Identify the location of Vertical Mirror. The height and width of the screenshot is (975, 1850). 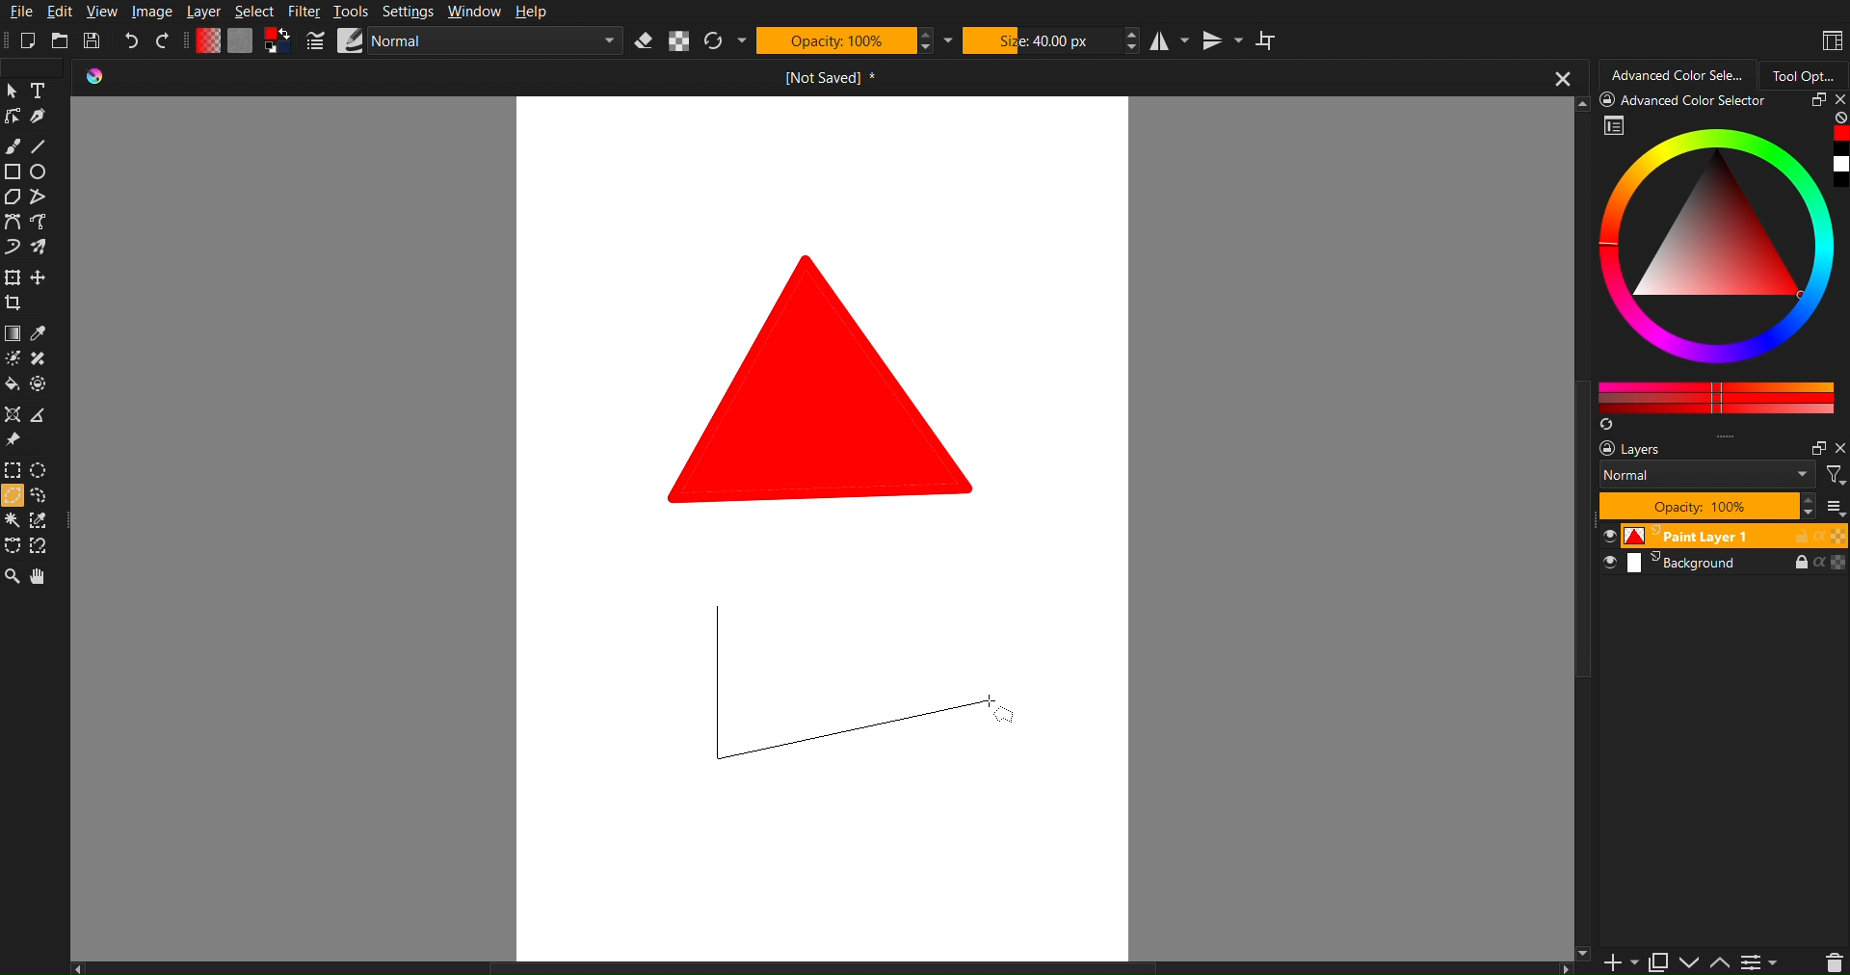
(1223, 41).